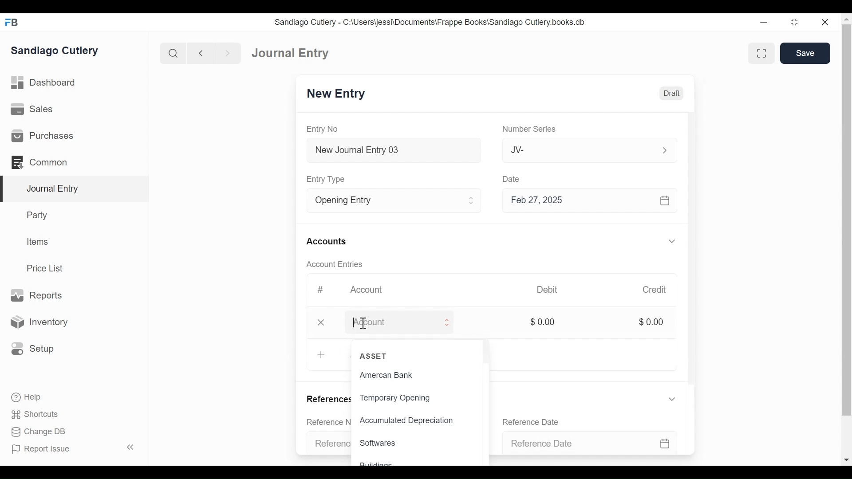 This screenshot has height=479, width=852. What do you see at coordinates (36, 416) in the screenshot?
I see `Shortcuts` at bounding box center [36, 416].